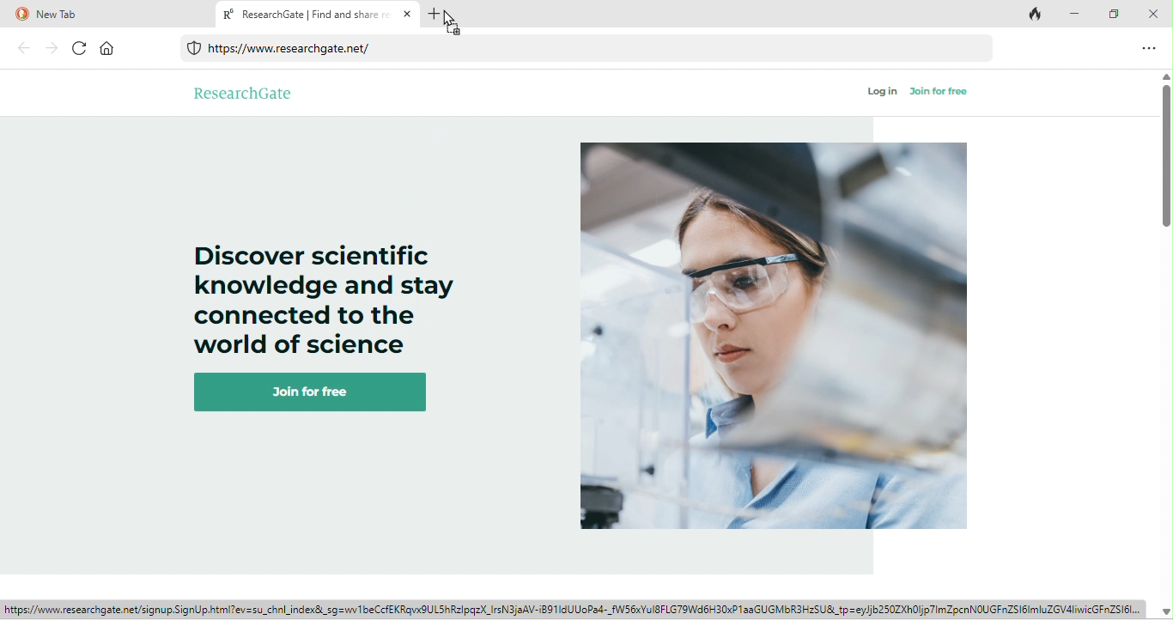 This screenshot has height=620, width=1173. Describe the element at coordinates (775, 338) in the screenshot. I see `image` at that location.